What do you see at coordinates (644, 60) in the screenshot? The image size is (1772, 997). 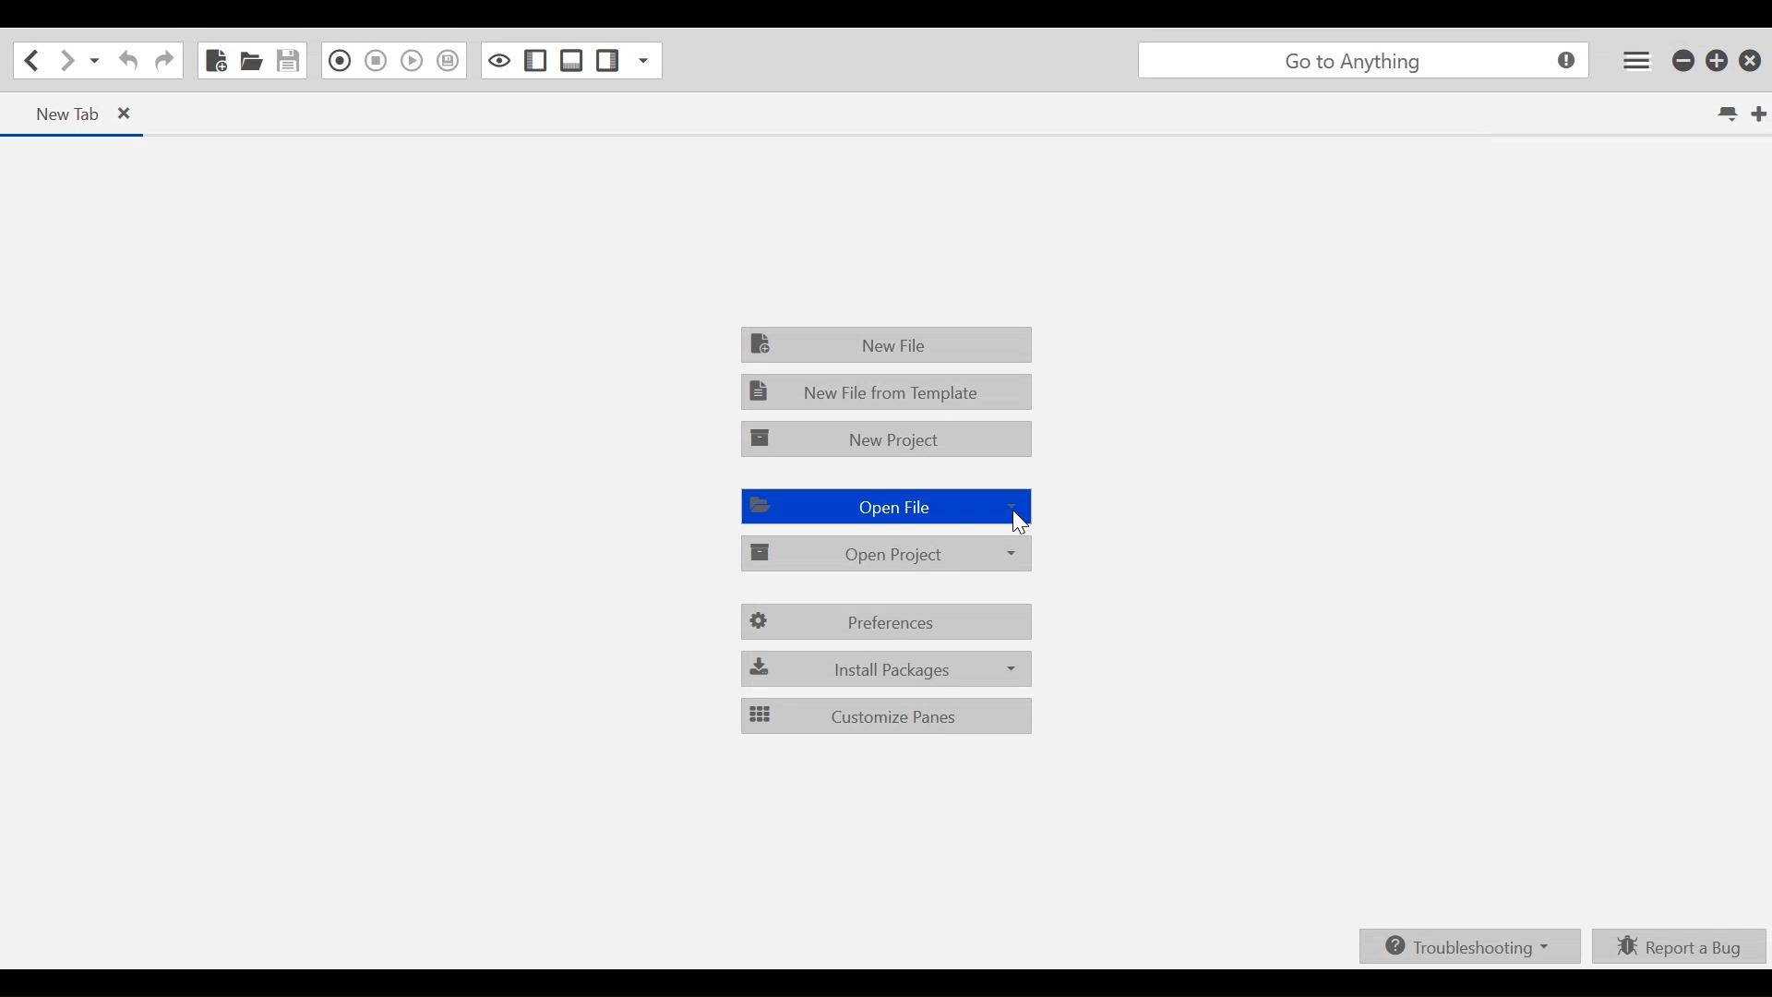 I see `Show specific Sidebar` at bounding box center [644, 60].